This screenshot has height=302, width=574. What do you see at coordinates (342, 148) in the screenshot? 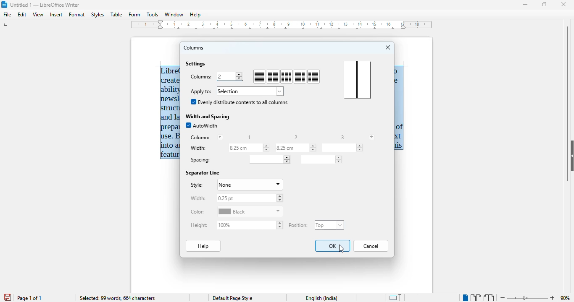
I see `width 3` at bounding box center [342, 148].